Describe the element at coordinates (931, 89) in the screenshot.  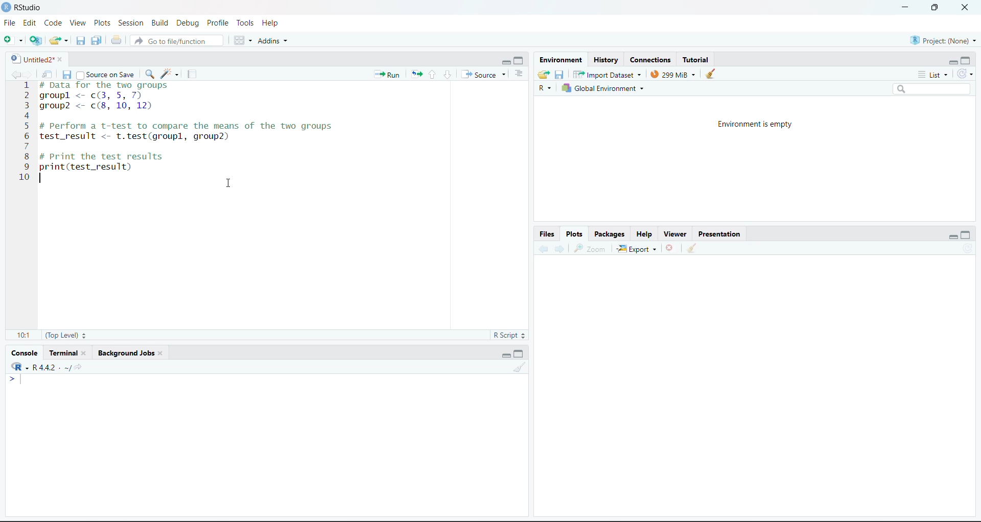
I see `search bar` at that location.